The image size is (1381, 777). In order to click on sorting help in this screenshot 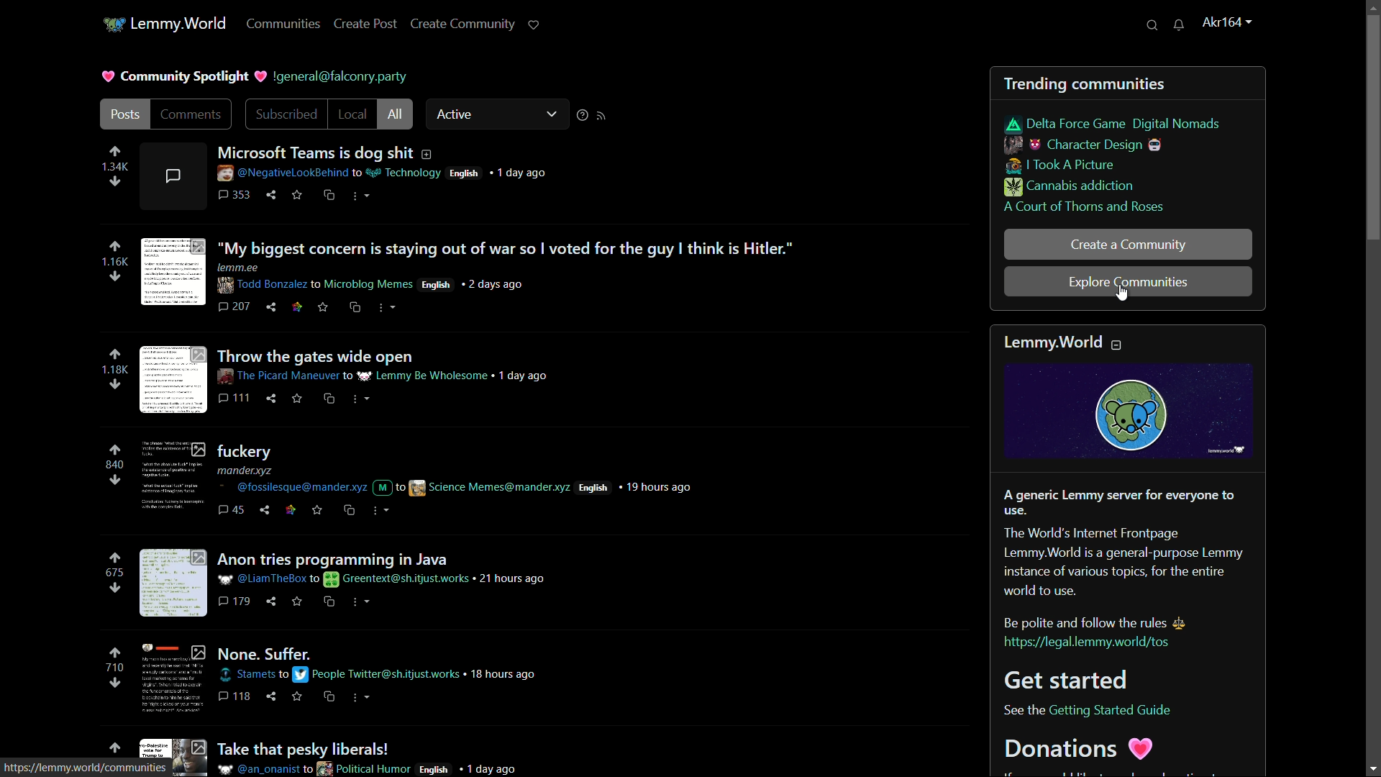, I will do `click(580, 115)`.